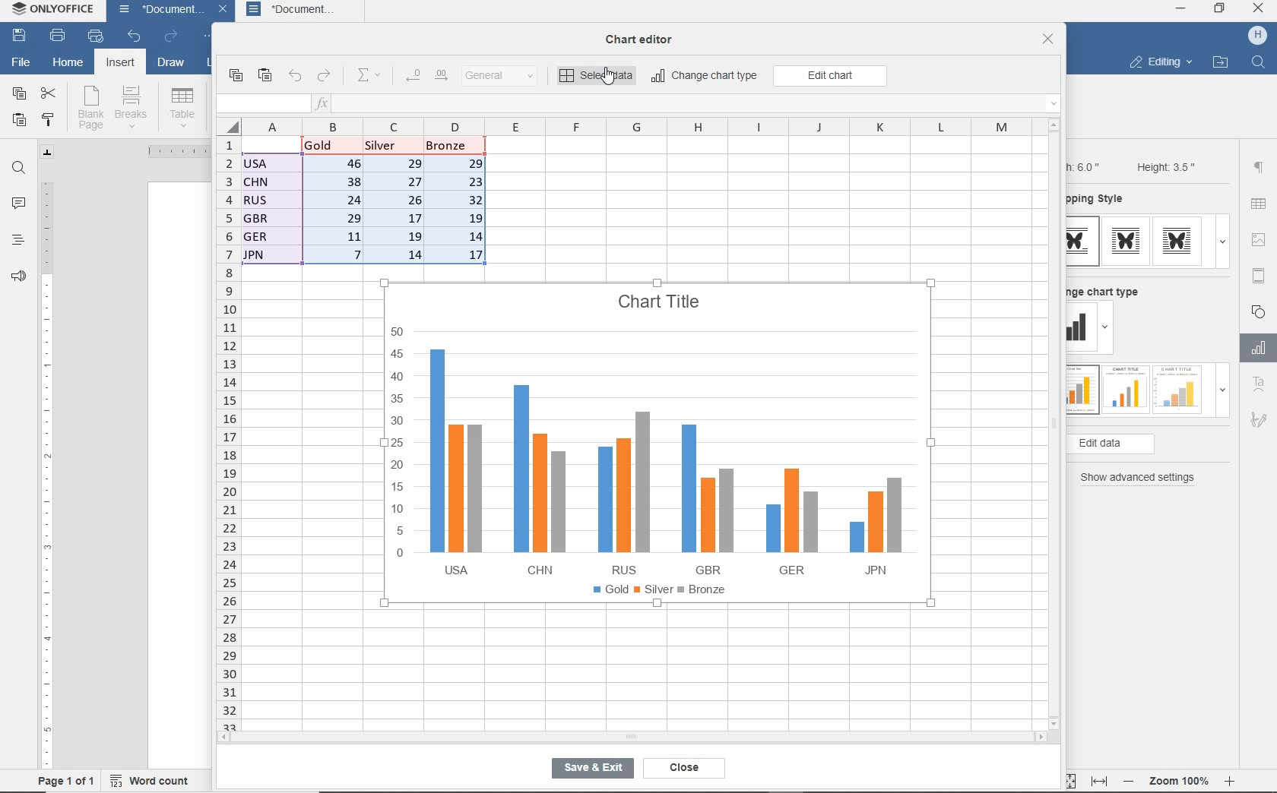  Describe the element at coordinates (170, 37) in the screenshot. I see `redo` at that location.